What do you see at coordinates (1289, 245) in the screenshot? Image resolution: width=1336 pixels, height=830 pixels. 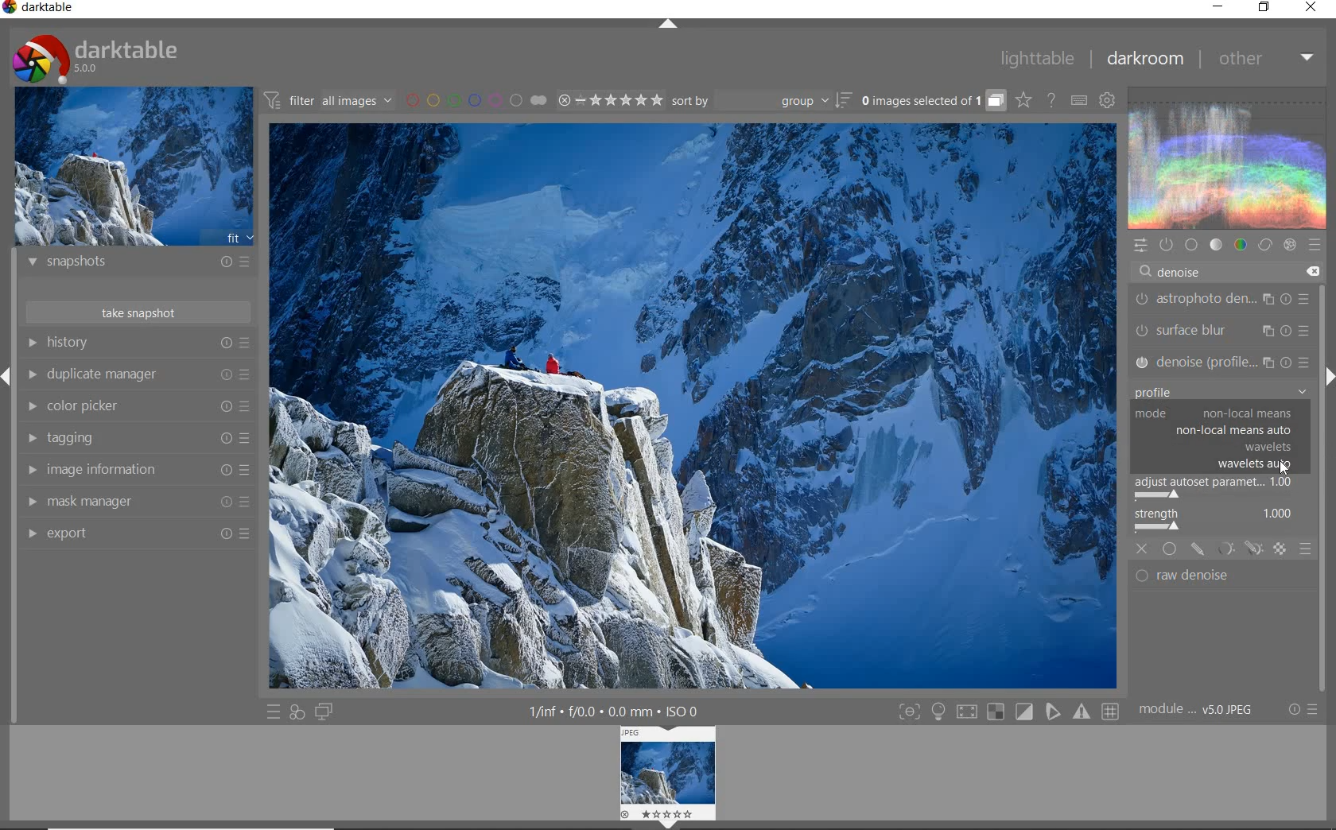 I see `effect` at bounding box center [1289, 245].